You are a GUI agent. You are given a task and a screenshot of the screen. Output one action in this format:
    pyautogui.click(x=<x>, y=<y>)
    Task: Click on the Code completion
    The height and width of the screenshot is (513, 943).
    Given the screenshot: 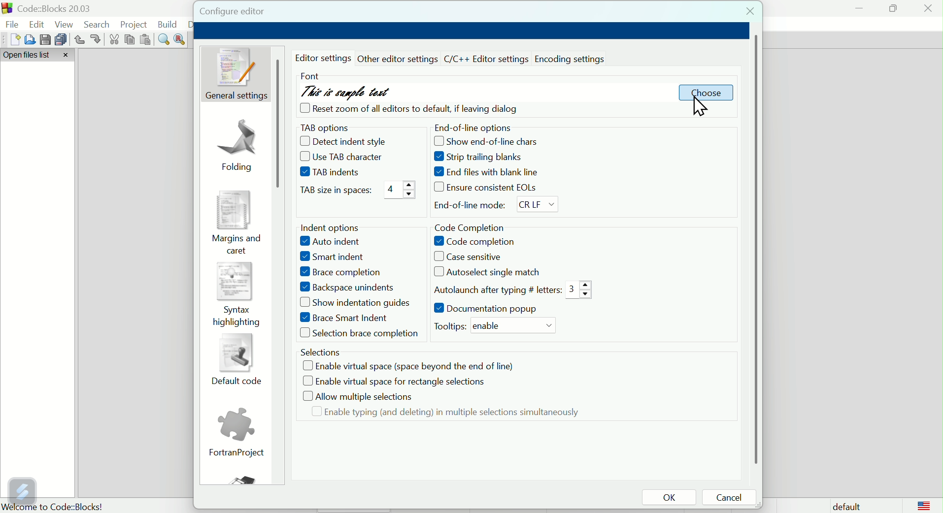 What is the action you would take?
    pyautogui.click(x=471, y=227)
    